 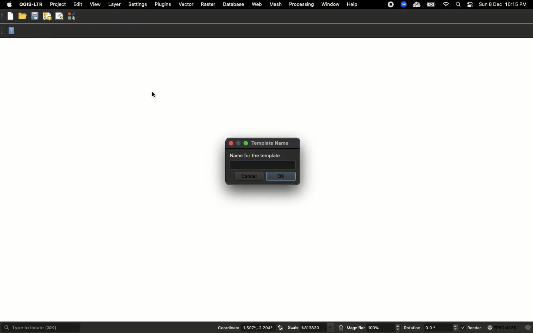 What do you see at coordinates (234, 4) in the screenshot?
I see `Database` at bounding box center [234, 4].